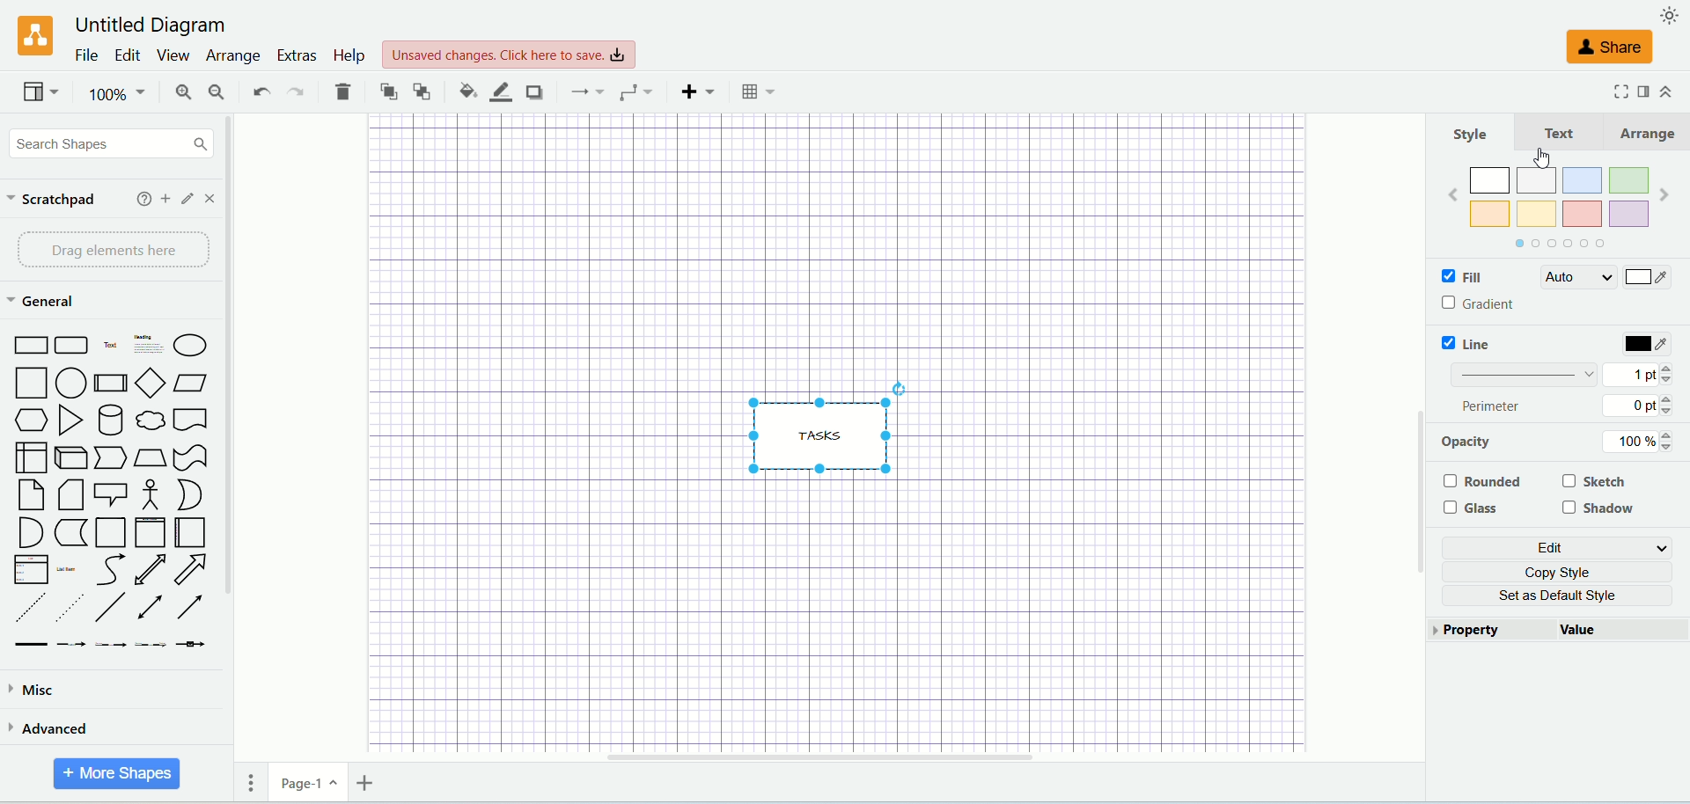 The height and width of the screenshot is (804, 1690). I want to click on sketch, so click(1596, 483).